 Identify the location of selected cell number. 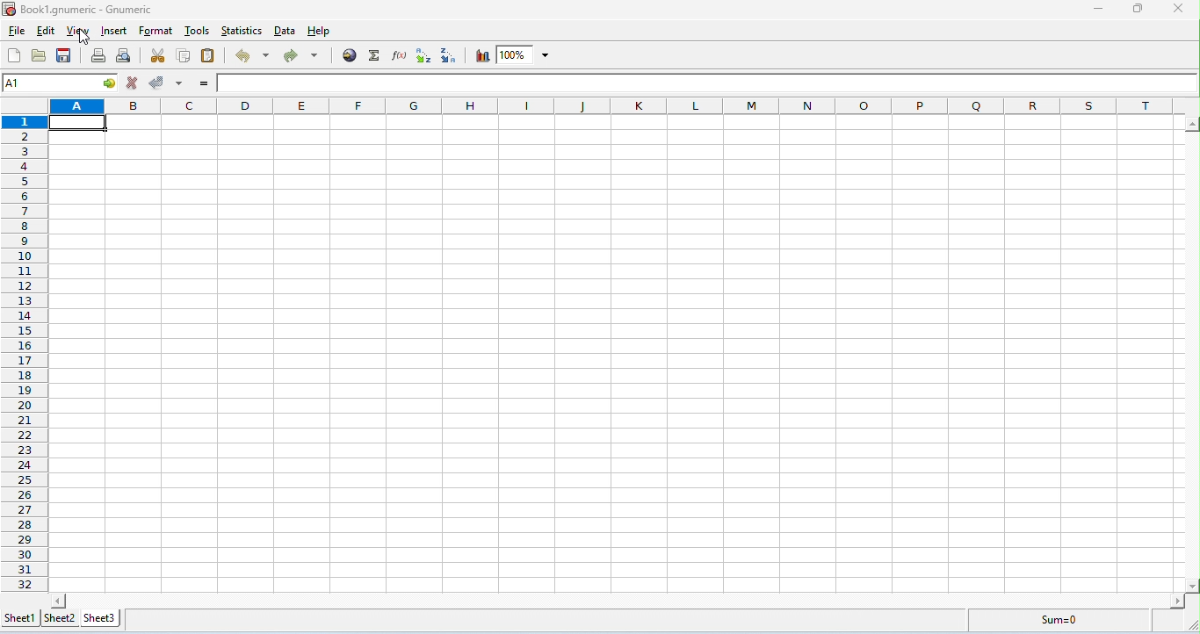
(46, 82).